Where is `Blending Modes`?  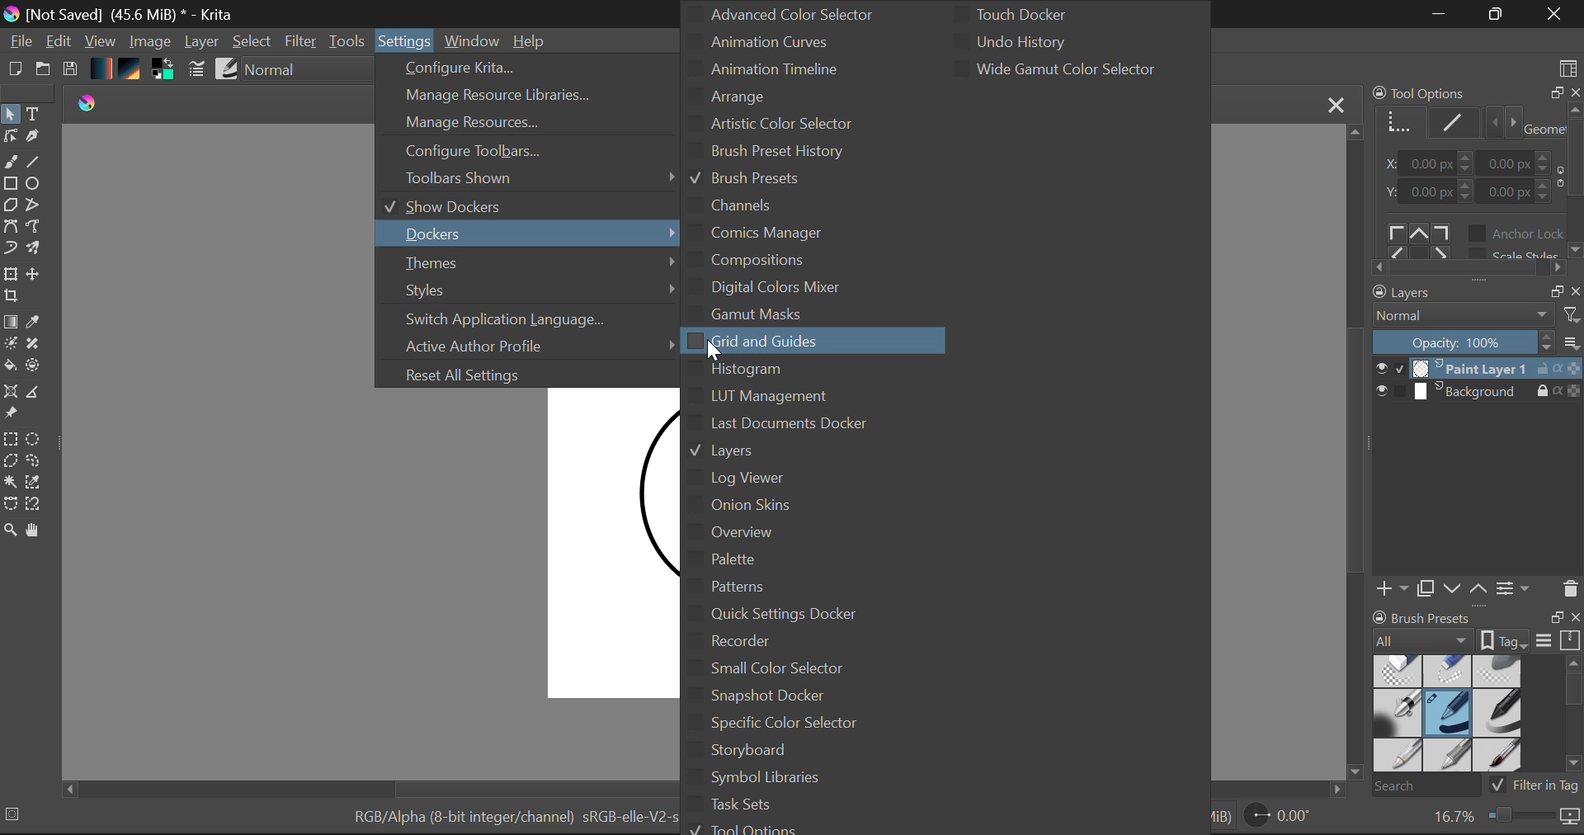
Blending Modes is located at coordinates (303, 71).